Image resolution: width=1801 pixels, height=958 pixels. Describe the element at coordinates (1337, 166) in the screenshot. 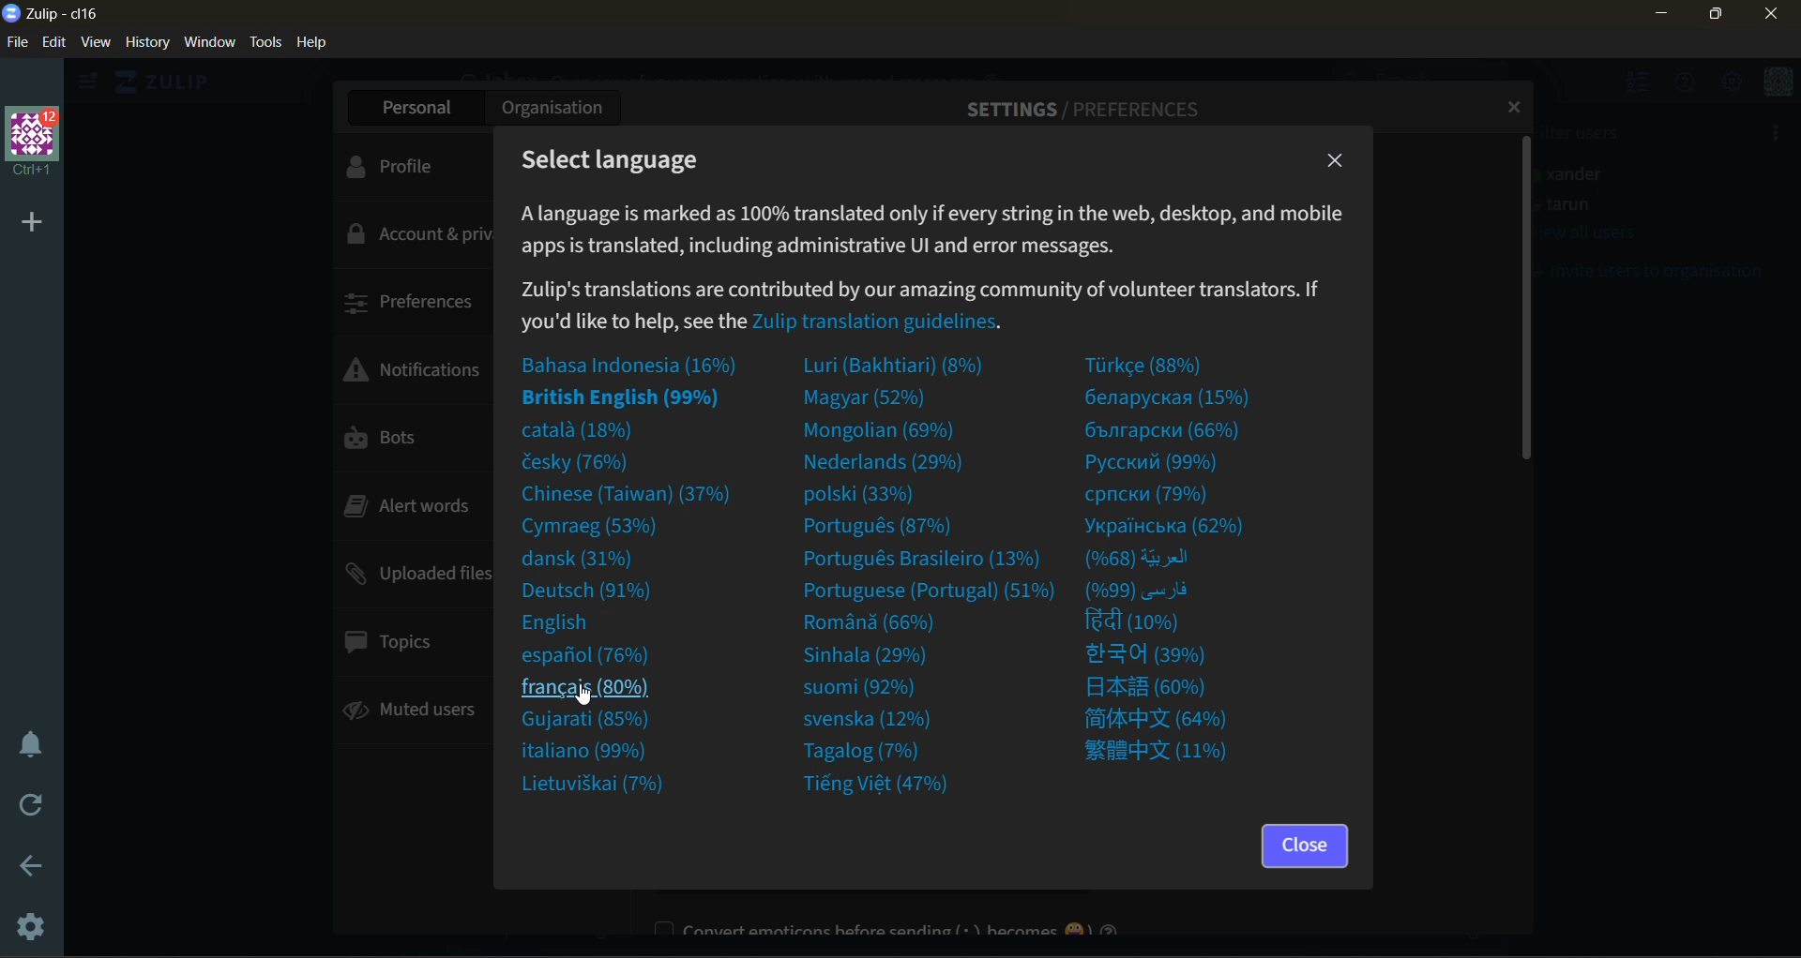

I see `close tab` at that location.